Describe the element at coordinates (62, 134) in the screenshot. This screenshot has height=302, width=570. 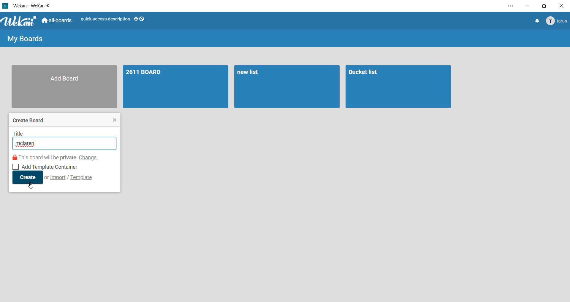
I see `title` at that location.